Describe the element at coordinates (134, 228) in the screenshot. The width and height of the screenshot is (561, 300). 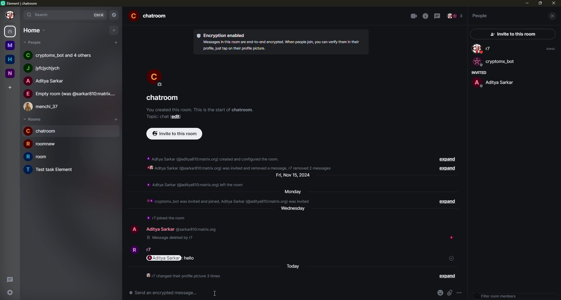
I see `profile` at that location.